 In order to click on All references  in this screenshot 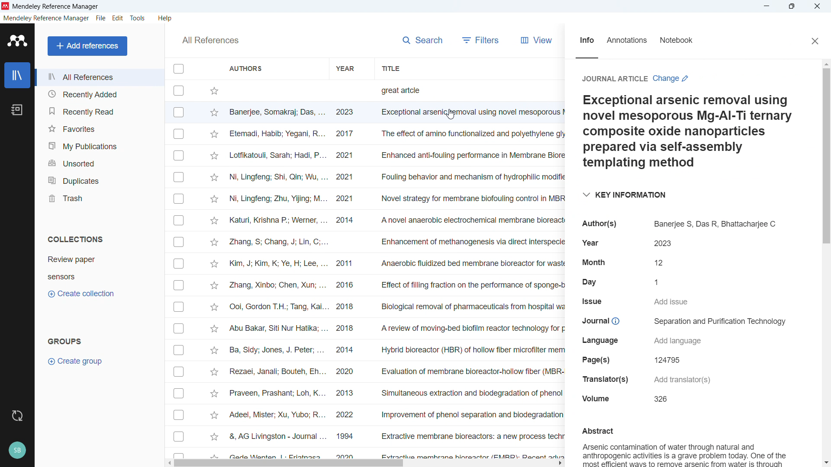, I will do `click(210, 40)`.